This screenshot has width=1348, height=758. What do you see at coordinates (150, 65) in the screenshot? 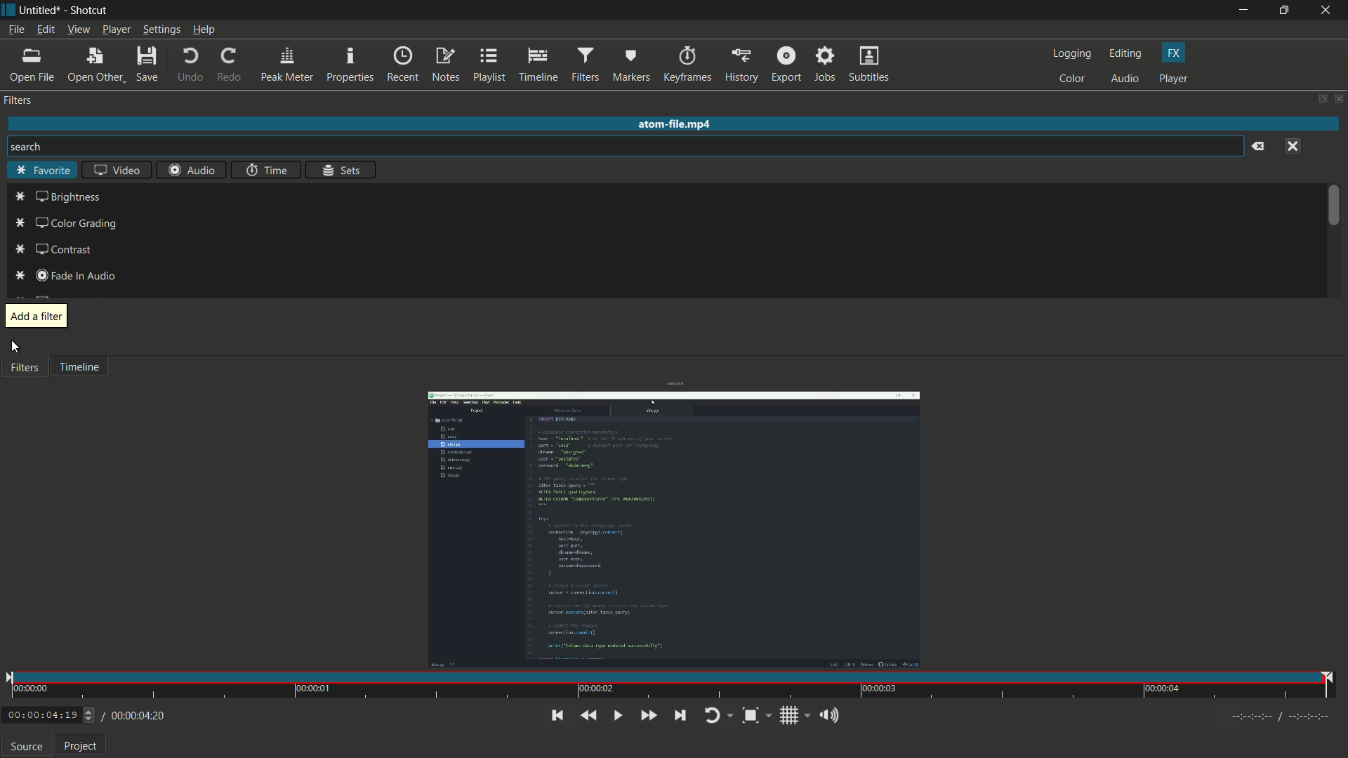
I see `save` at bounding box center [150, 65].